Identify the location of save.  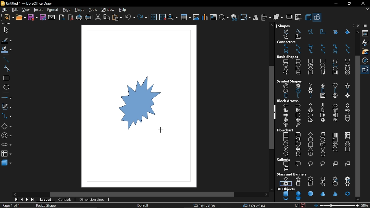
(305, 205).